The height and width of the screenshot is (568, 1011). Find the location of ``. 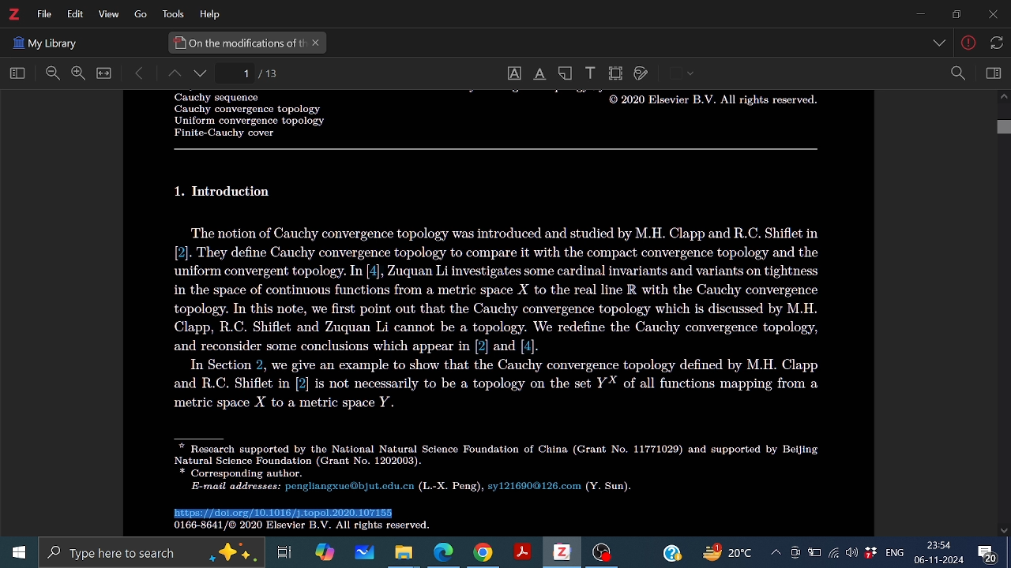

 is located at coordinates (691, 74).